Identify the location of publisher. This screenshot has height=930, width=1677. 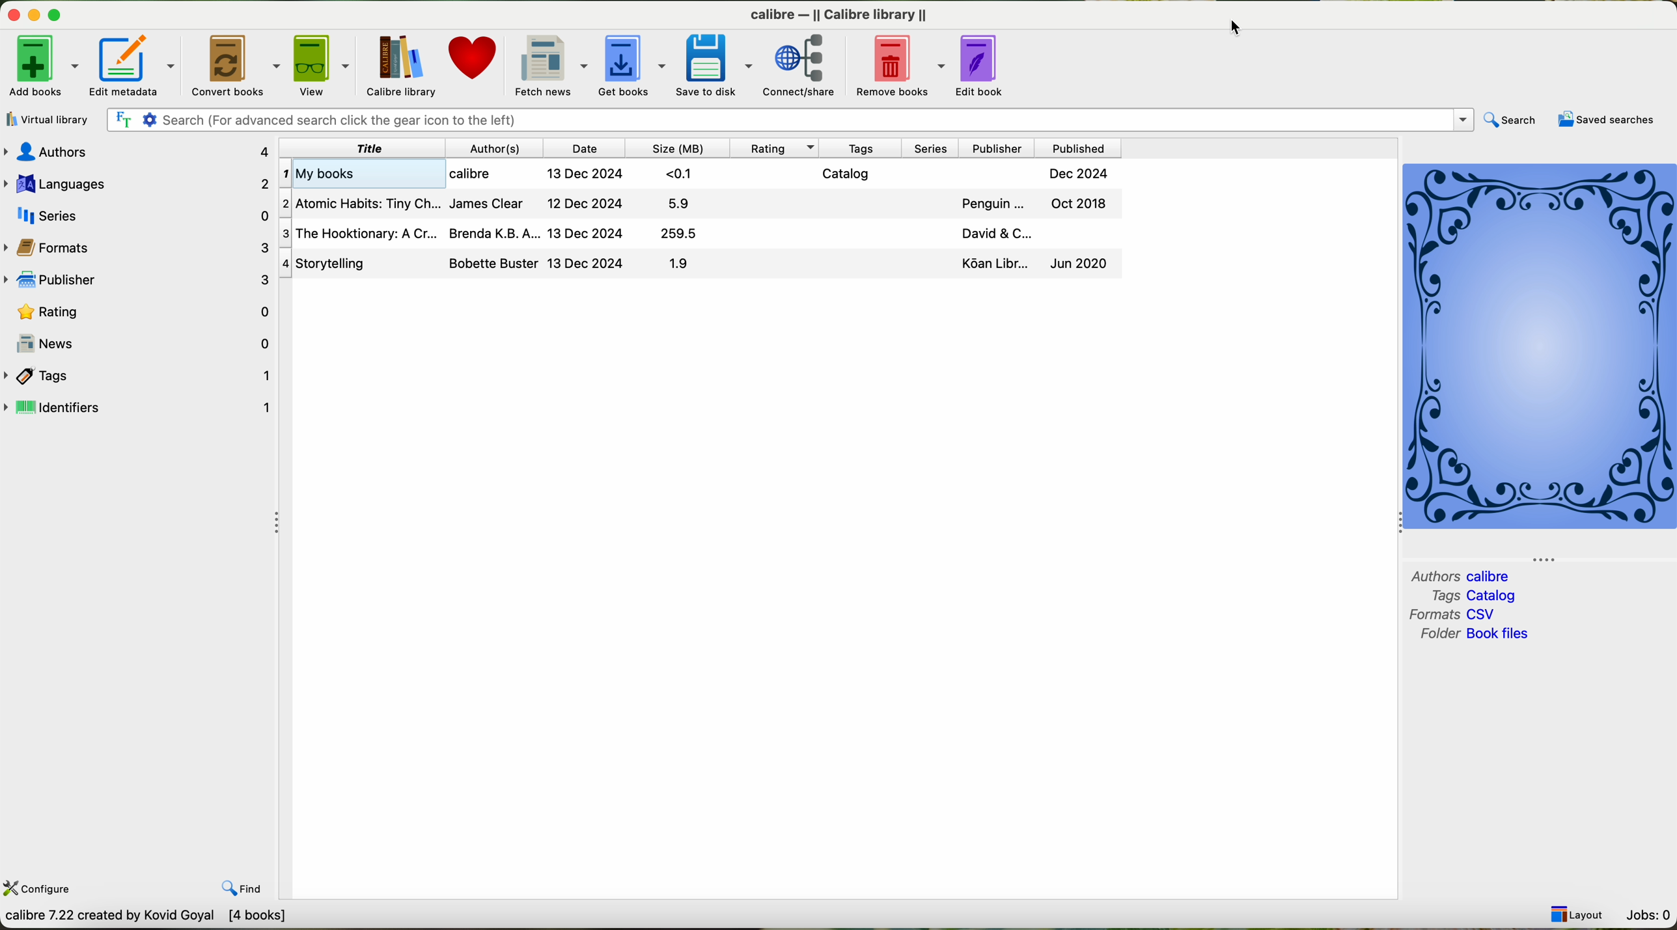
(137, 280).